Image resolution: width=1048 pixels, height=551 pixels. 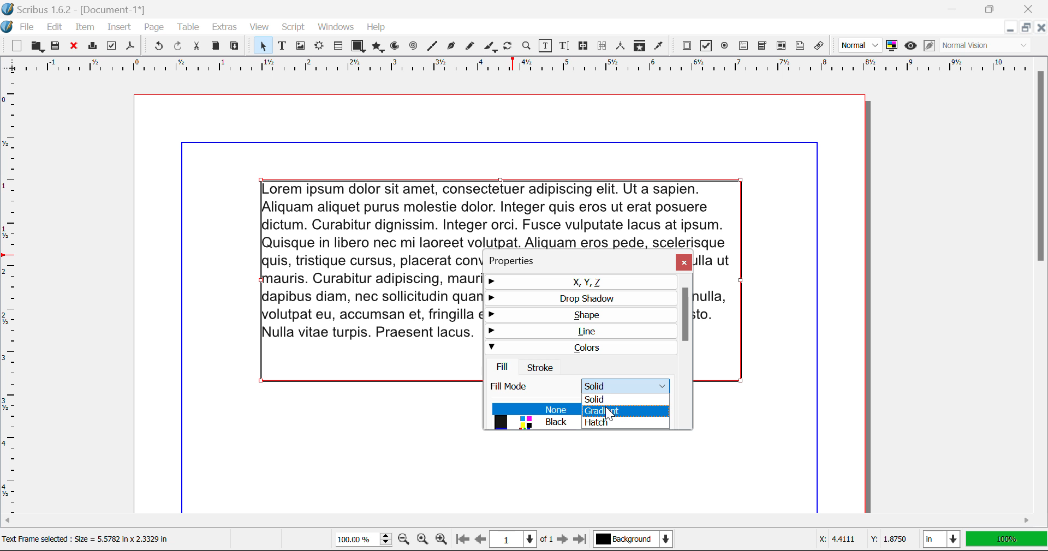 I want to click on Visual Appearance Type, so click(x=986, y=46).